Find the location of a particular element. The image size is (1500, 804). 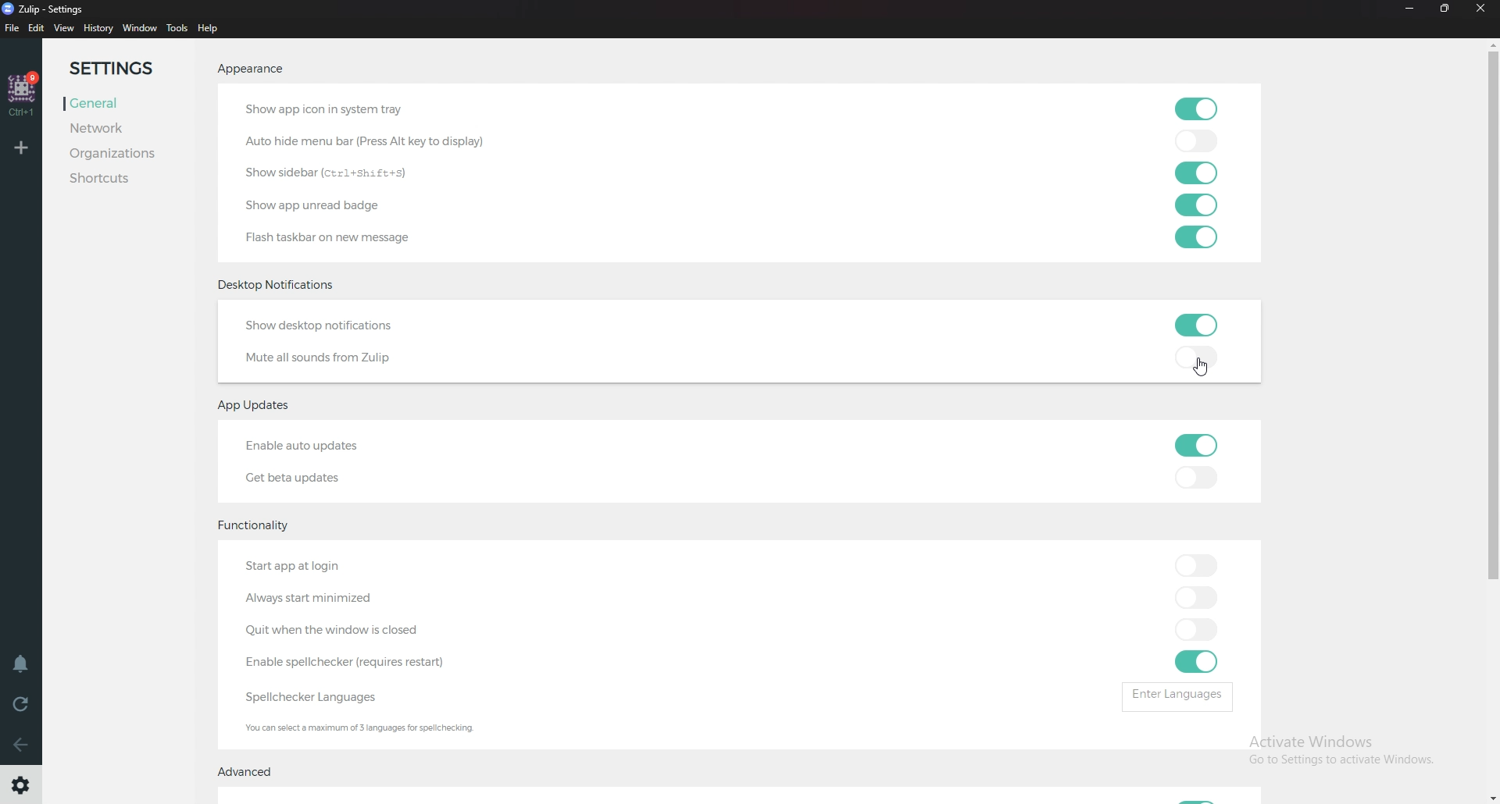

toggle is located at coordinates (1196, 446).